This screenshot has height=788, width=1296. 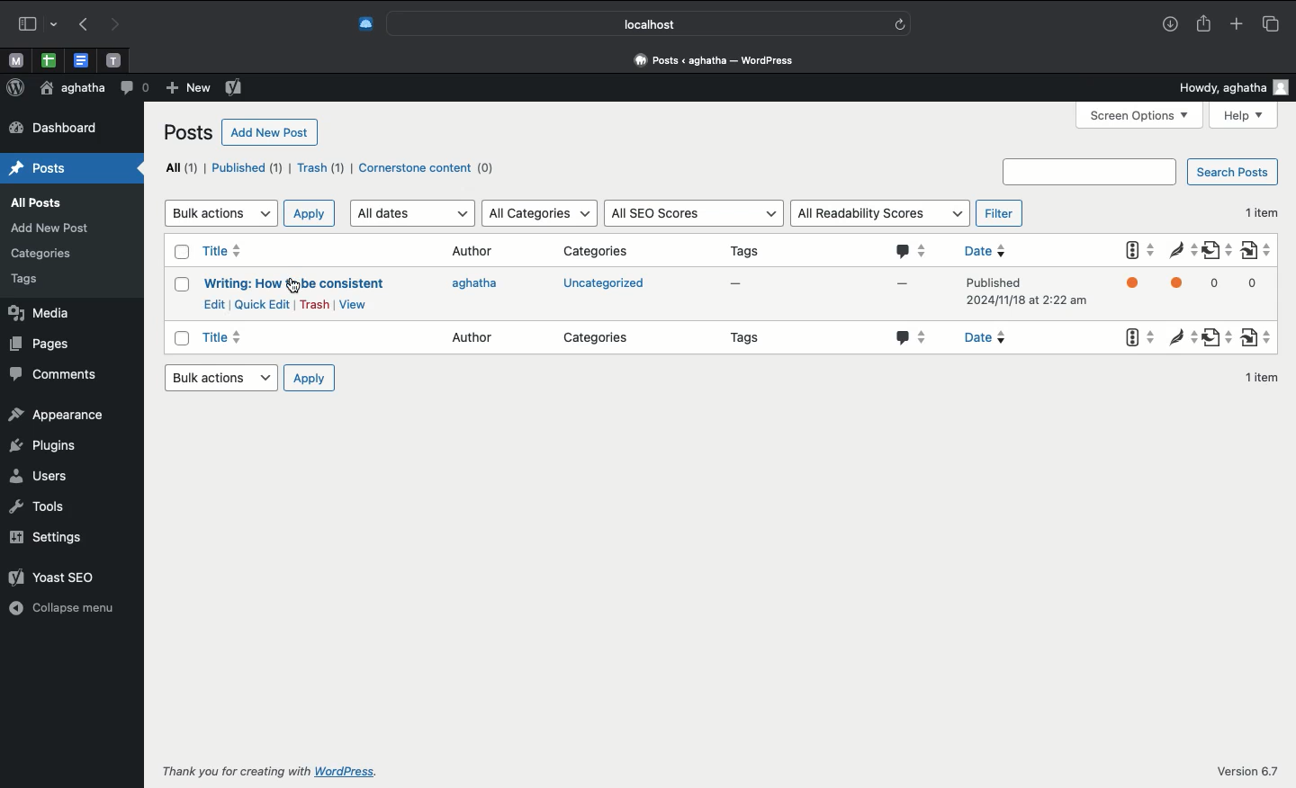 I want to click on Yoast , so click(x=234, y=88).